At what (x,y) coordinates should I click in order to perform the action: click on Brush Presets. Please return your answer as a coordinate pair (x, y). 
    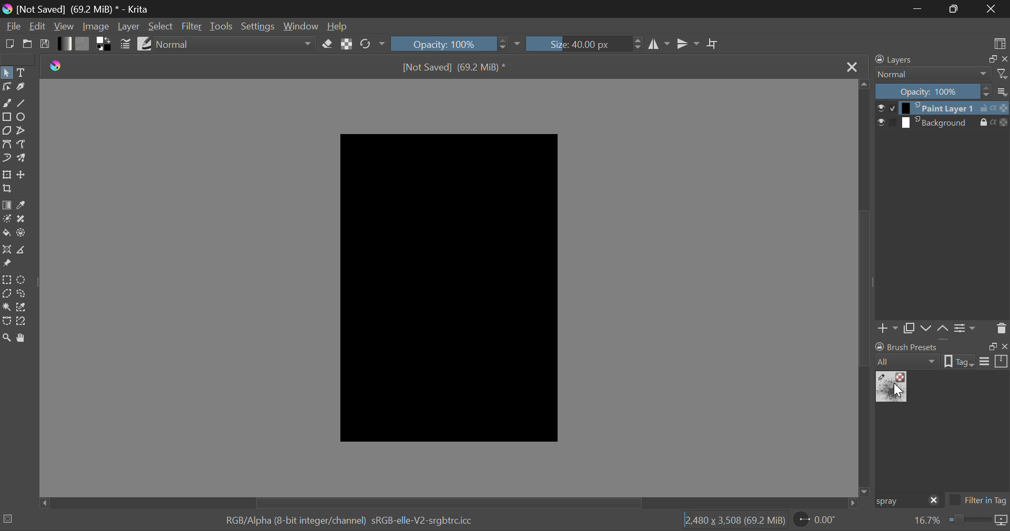
    Looking at the image, I should click on (145, 44).